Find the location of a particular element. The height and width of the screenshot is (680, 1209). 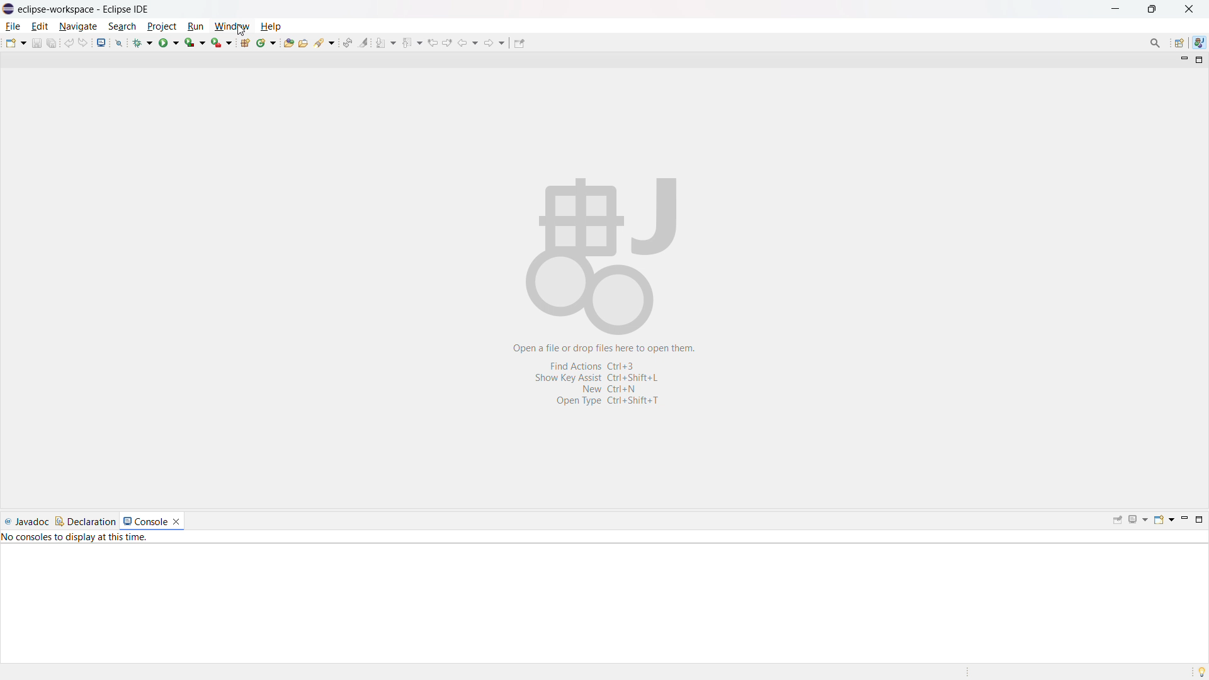

coverage is located at coordinates (196, 42).